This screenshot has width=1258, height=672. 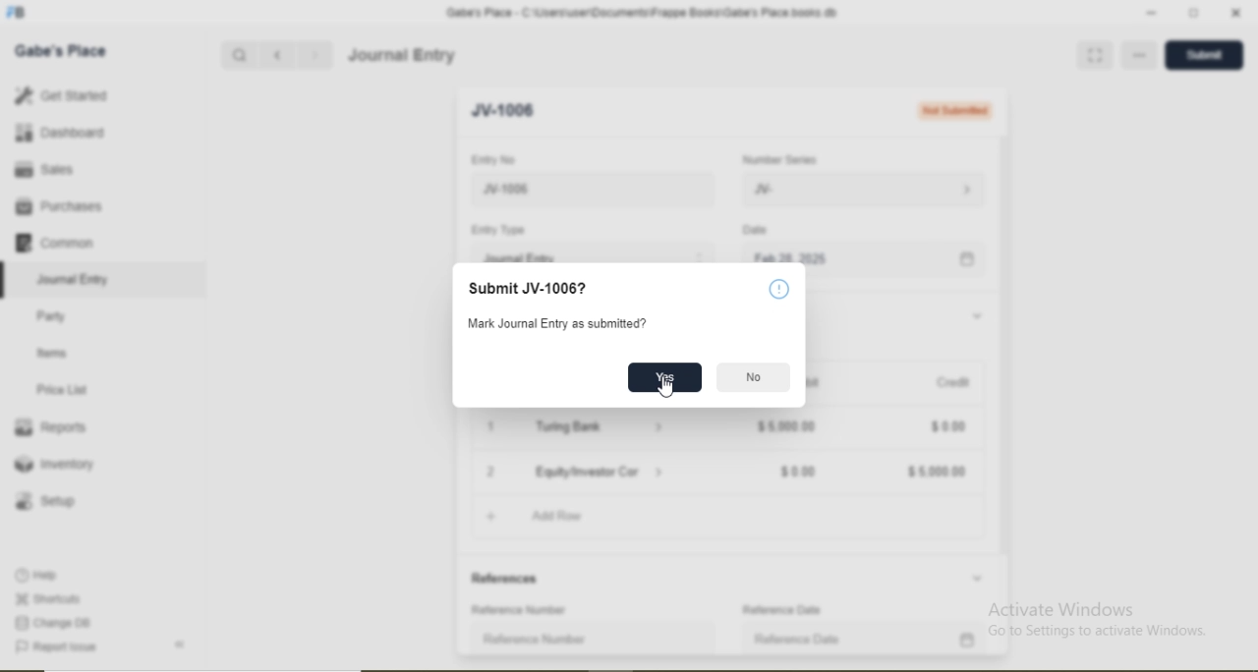 I want to click on Dashboard, so click(x=61, y=132).